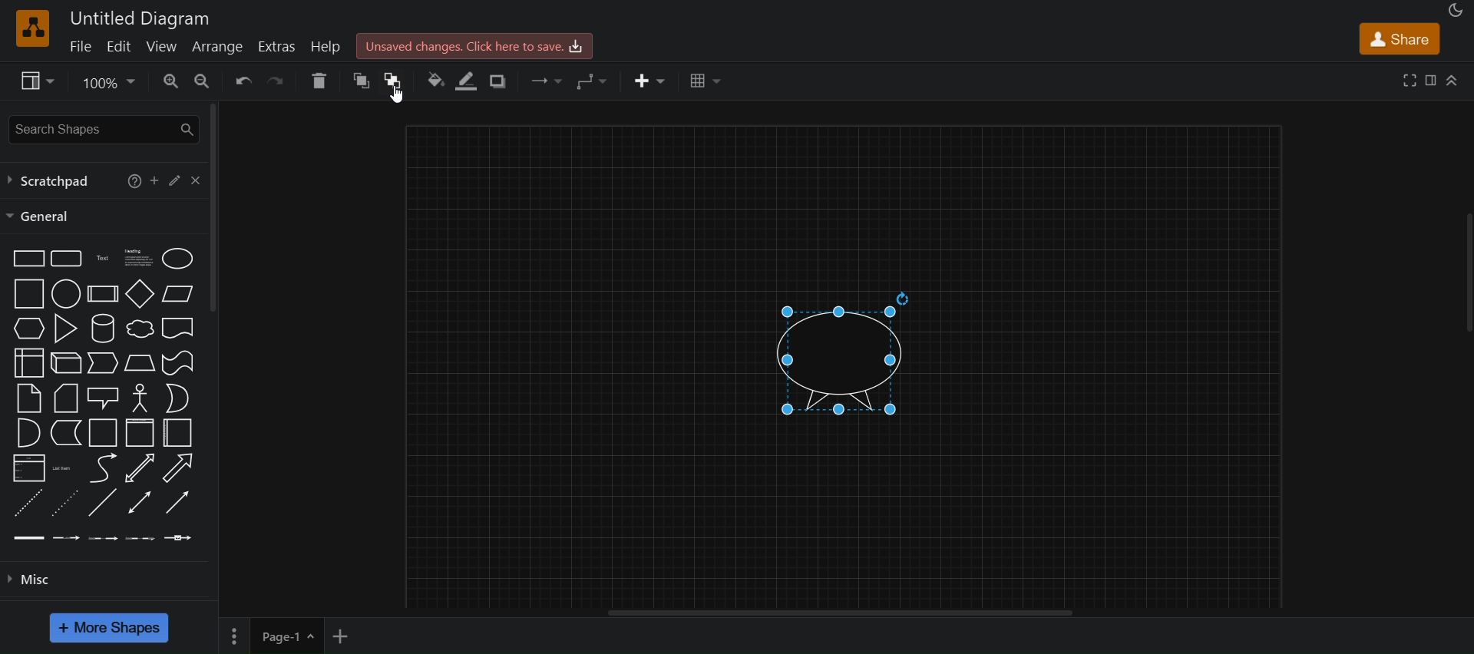 This screenshot has height=654, width=1474. What do you see at coordinates (103, 504) in the screenshot?
I see `link ` at bounding box center [103, 504].